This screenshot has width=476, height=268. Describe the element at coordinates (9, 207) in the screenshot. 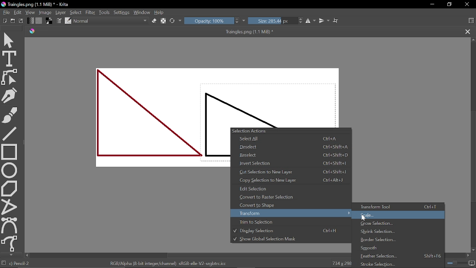

I see `Polyline tool` at that location.